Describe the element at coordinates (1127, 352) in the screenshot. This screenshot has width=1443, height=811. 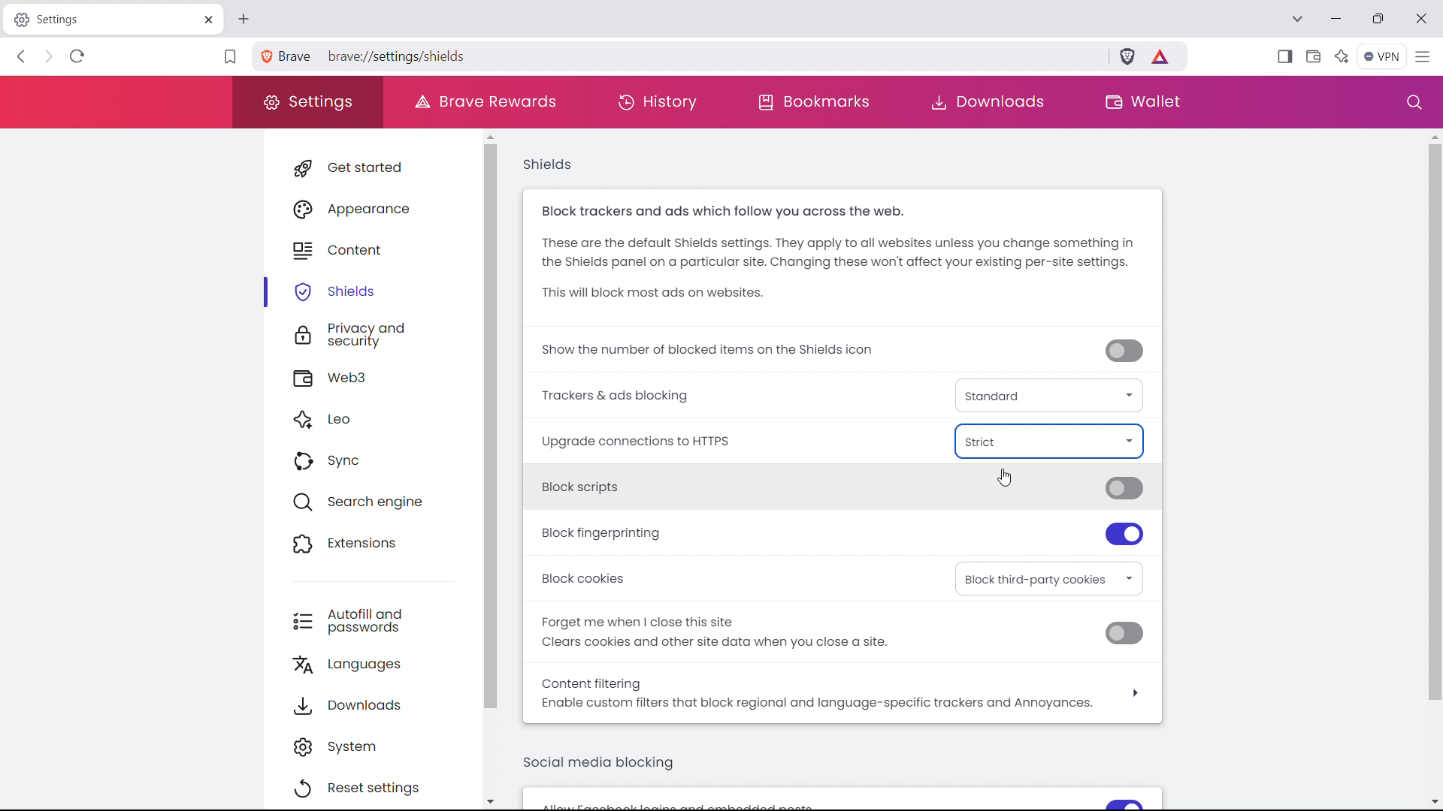
I see `toggle off` at that location.